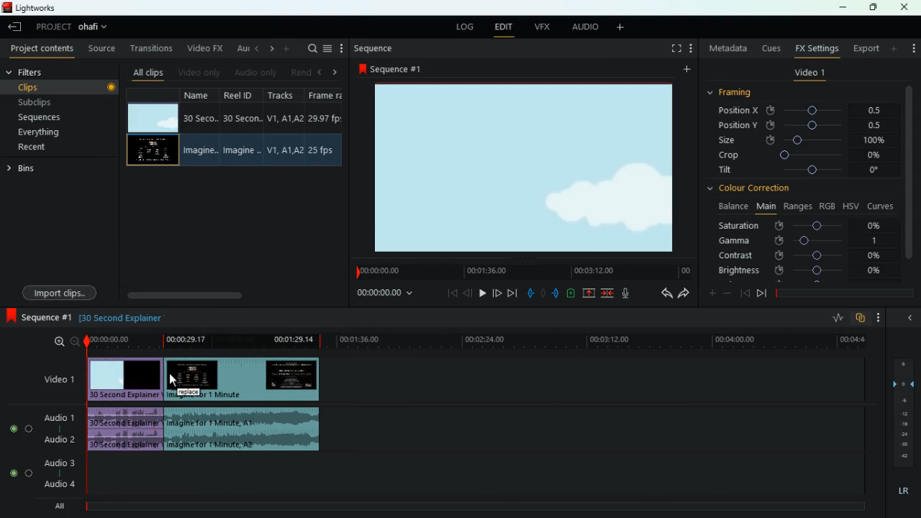 Image resolution: width=921 pixels, height=518 pixels. What do you see at coordinates (126, 317) in the screenshot?
I see `explanation` at bounding box center [126, 317].